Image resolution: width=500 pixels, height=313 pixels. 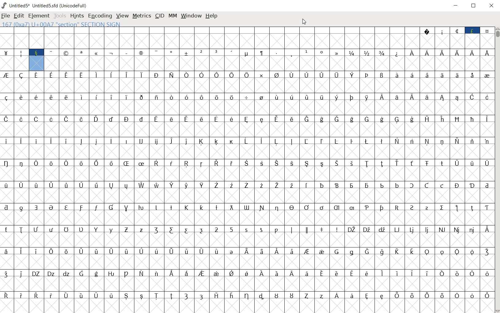 I want to click on special characters, so click(x=397, y=60).